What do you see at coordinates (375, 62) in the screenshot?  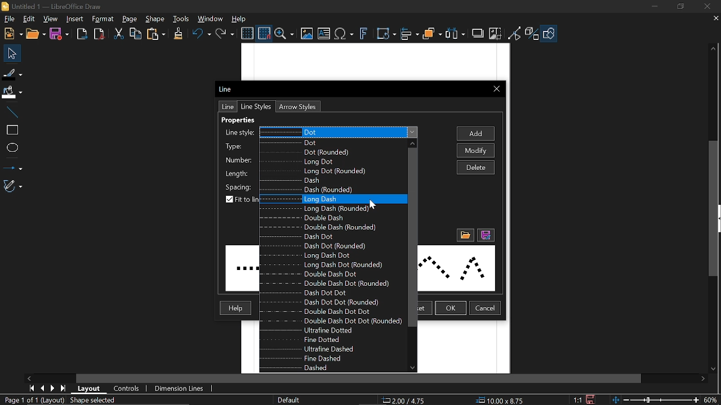 I see `workspace` at bounding box center [375, 62].